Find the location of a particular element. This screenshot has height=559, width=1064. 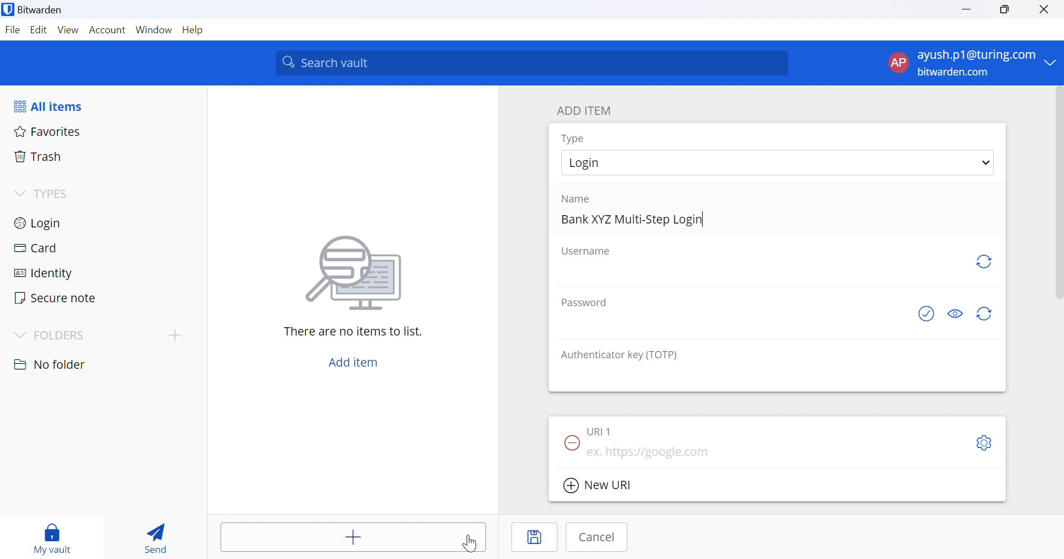

ADD ITEM is located at coordinates (587, 109).